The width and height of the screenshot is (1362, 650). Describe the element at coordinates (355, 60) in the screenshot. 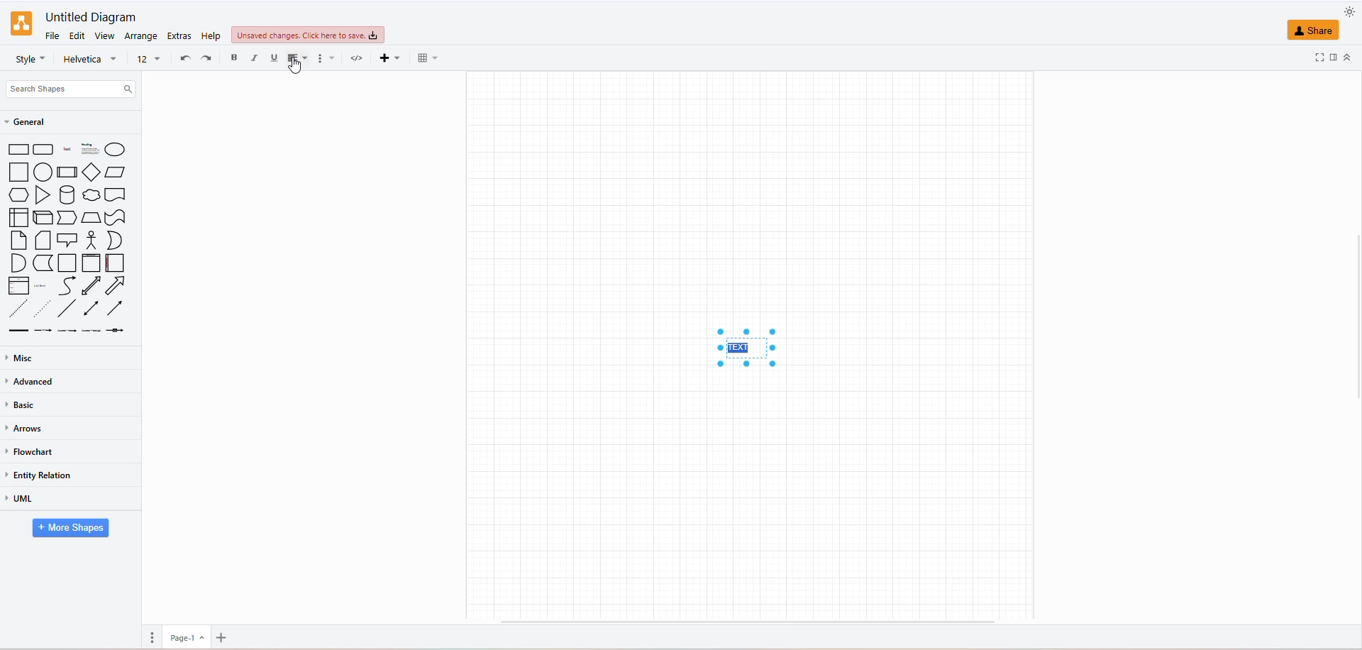

I see `html` at that location.